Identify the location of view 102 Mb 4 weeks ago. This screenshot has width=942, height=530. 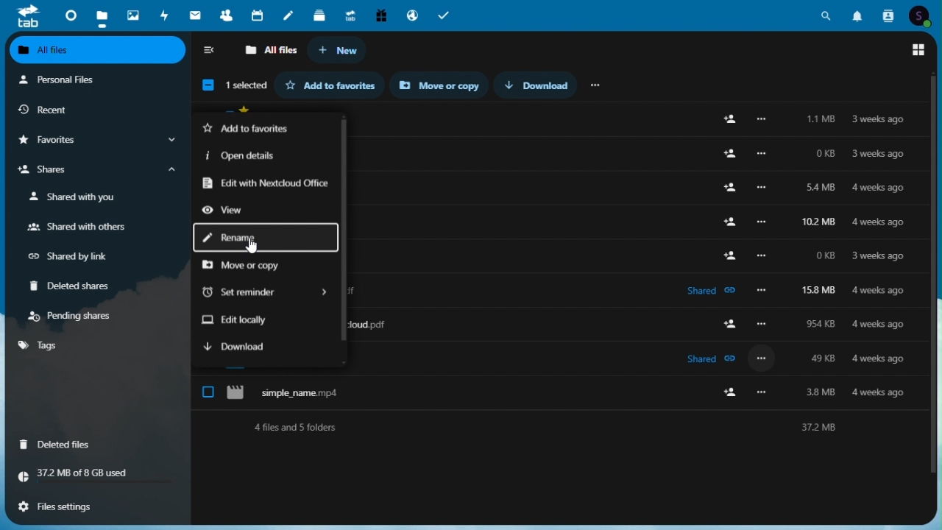
(557, 213).